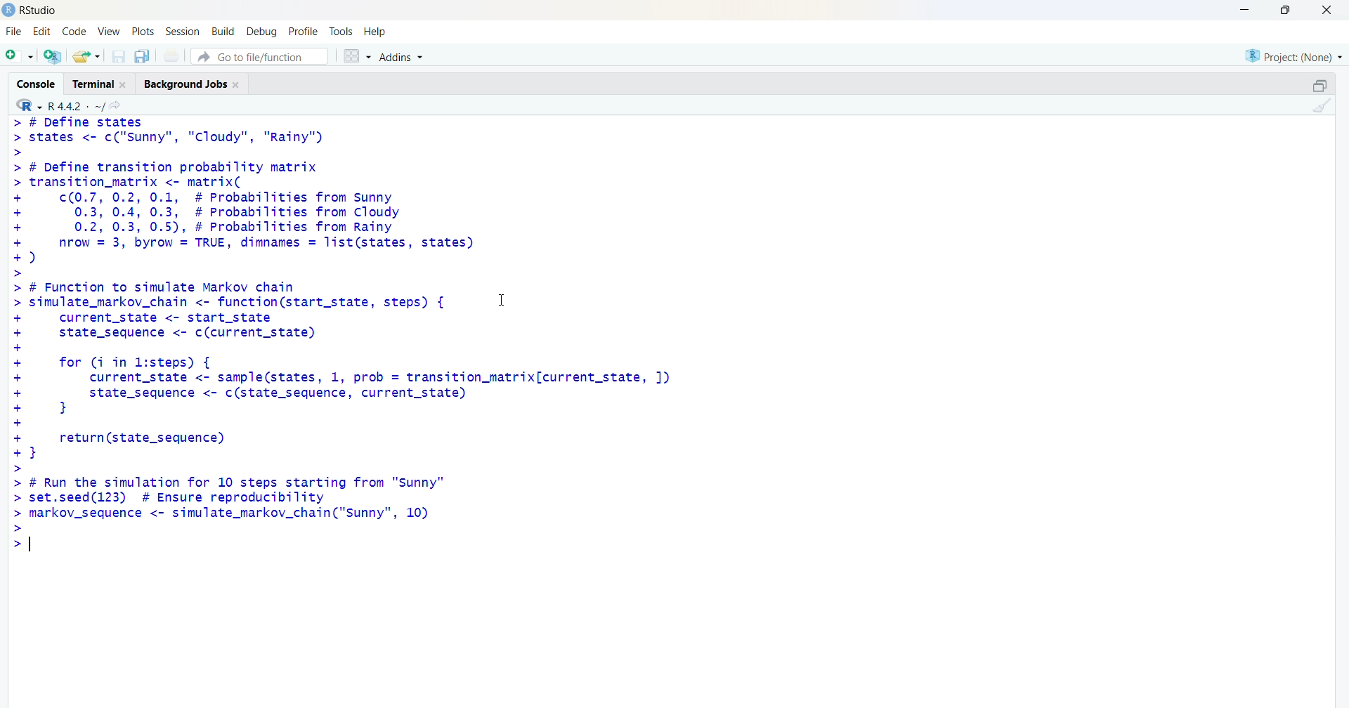 The width and height of the screenshot is (1349, 708). What do you see at coordinates (252, 197) in the screenshot?
I see `> # Define states> states <- c("sunny", "Cloudy", "Rainy")>> # Define transition probability matrix> transition_matrix <- matrix(- c(0.7, 0.2, 0.1, # Probabilities from Sunny+ 0.3, 0.4, 0.3, # Probabilities from Cloudy+ 0.2, 0.3, 0.5), # Probabilities from Rainy- nrow = 3, byrow = TRUE, dimnames = list(states, states)+)>-` at bounding box center [252, 197].